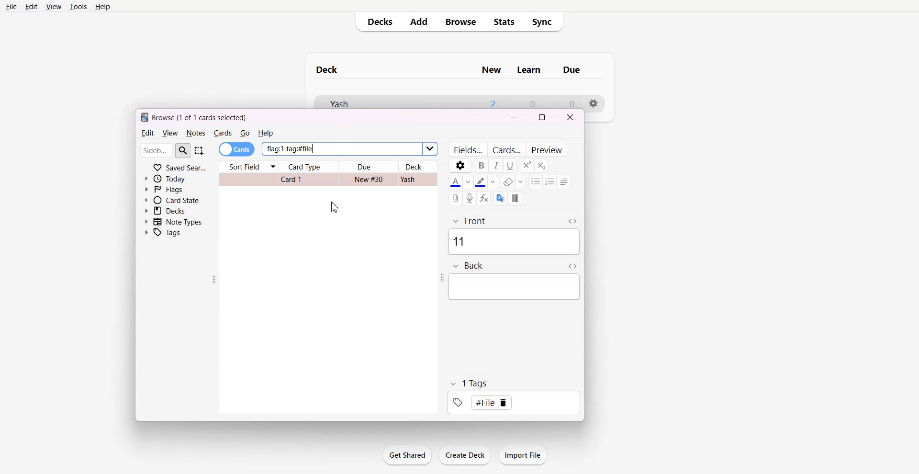  I want to click on Card 1, so click(298, 181).